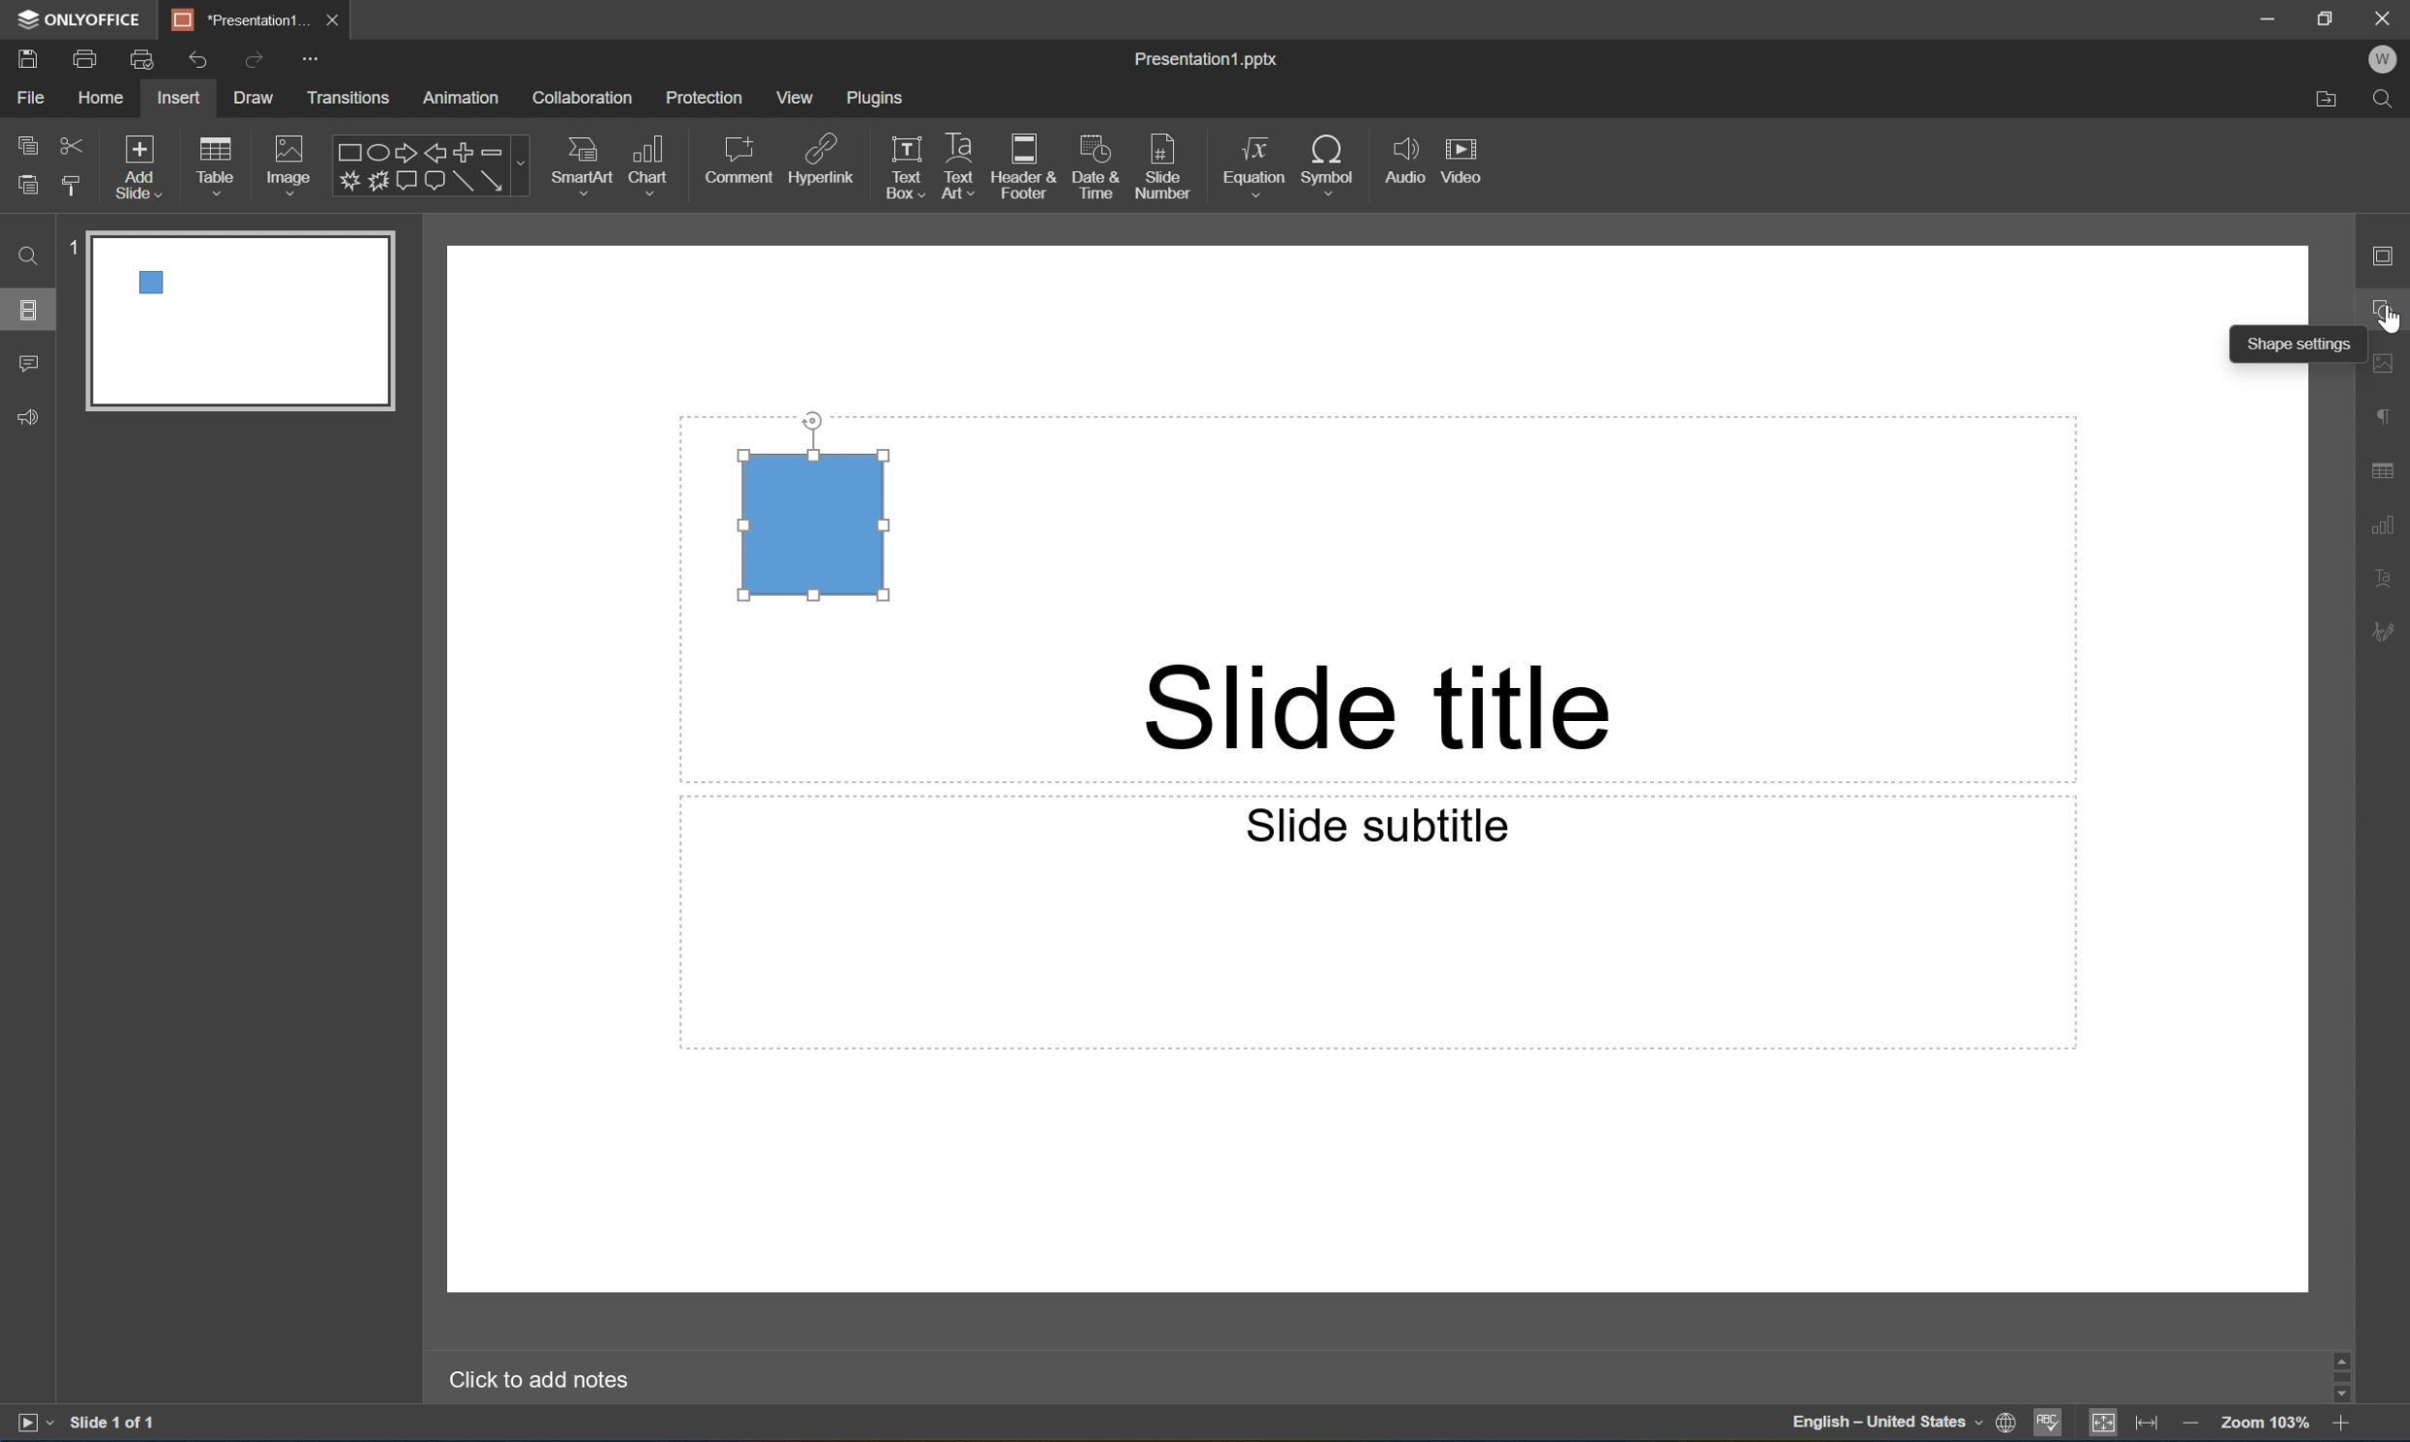 Image resolution: width=2410 pixels, height=1442 pixels. I want to click on Minus, so click(503, 151).